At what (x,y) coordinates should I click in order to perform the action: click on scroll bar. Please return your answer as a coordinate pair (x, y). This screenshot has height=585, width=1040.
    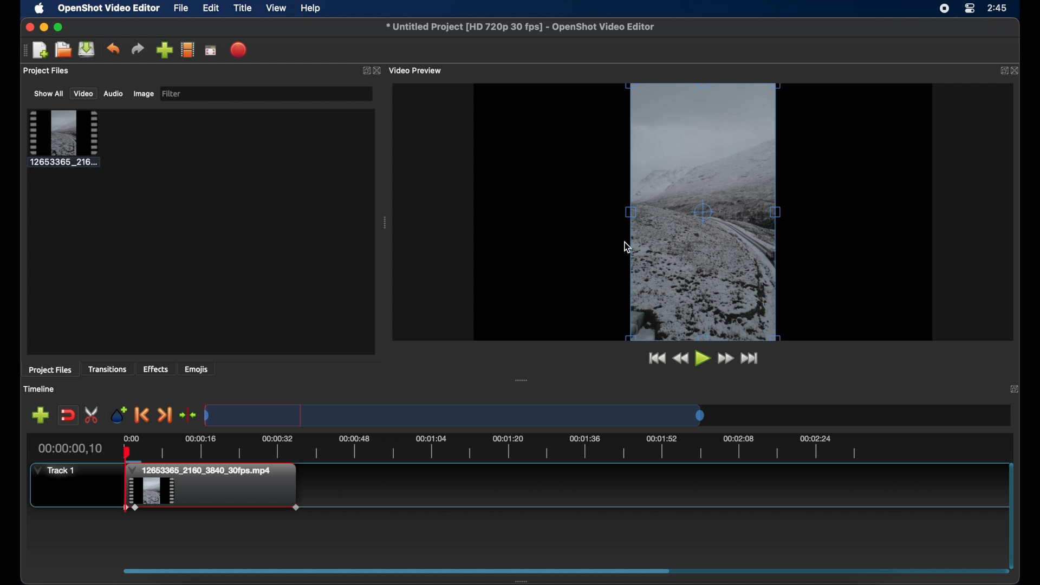
    Looking at the image, I should click on (1011, 513).